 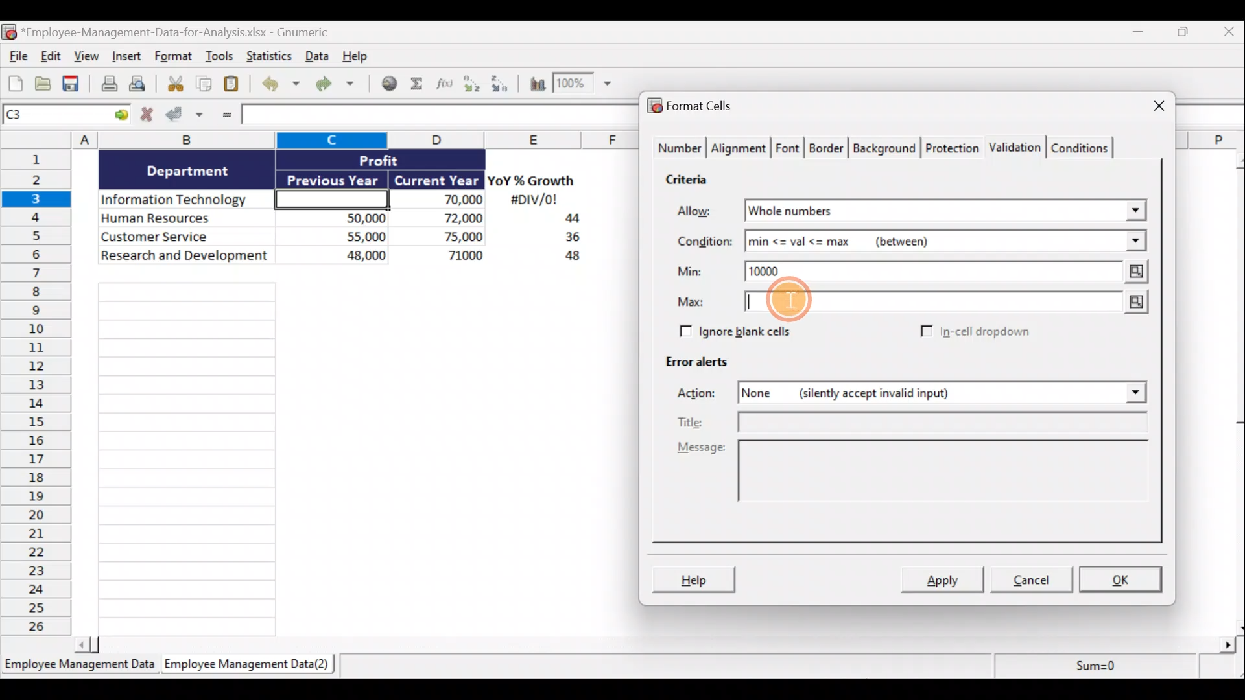 I want to click on File, so click(x=16, y=58).